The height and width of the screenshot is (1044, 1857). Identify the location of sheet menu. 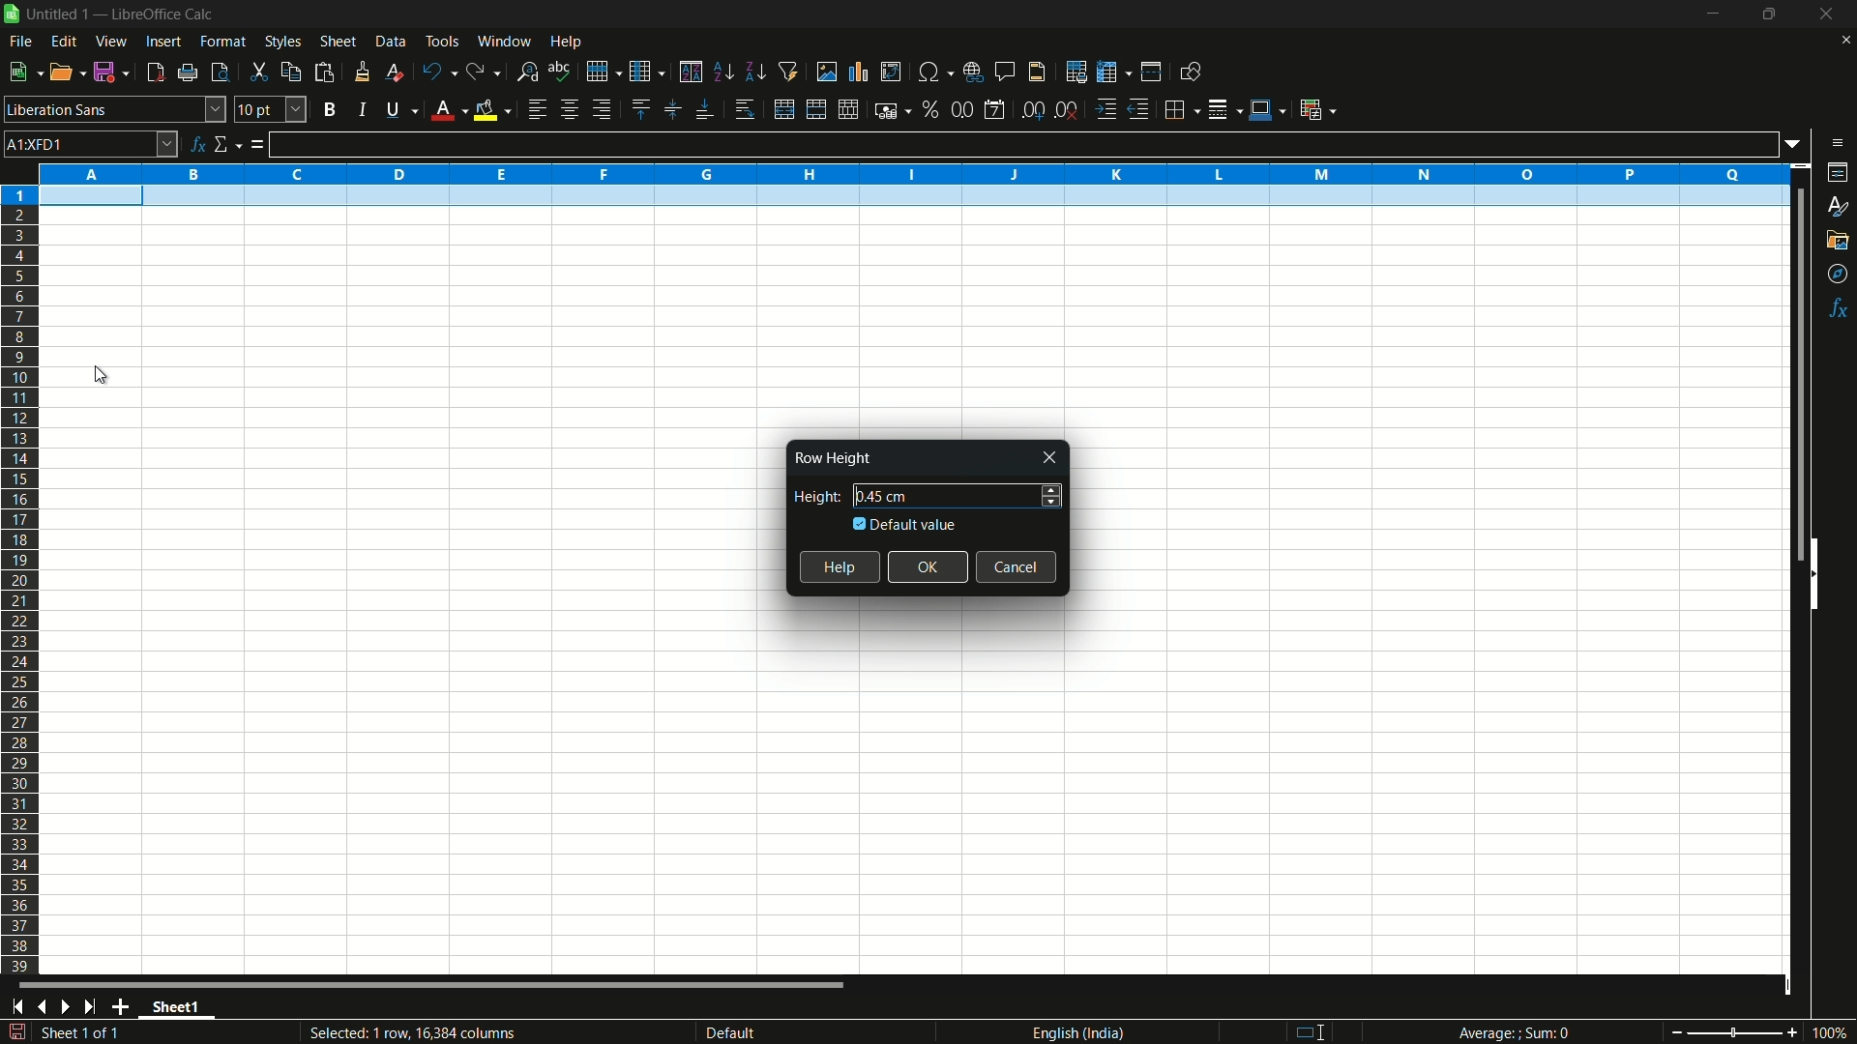
(338, 42).